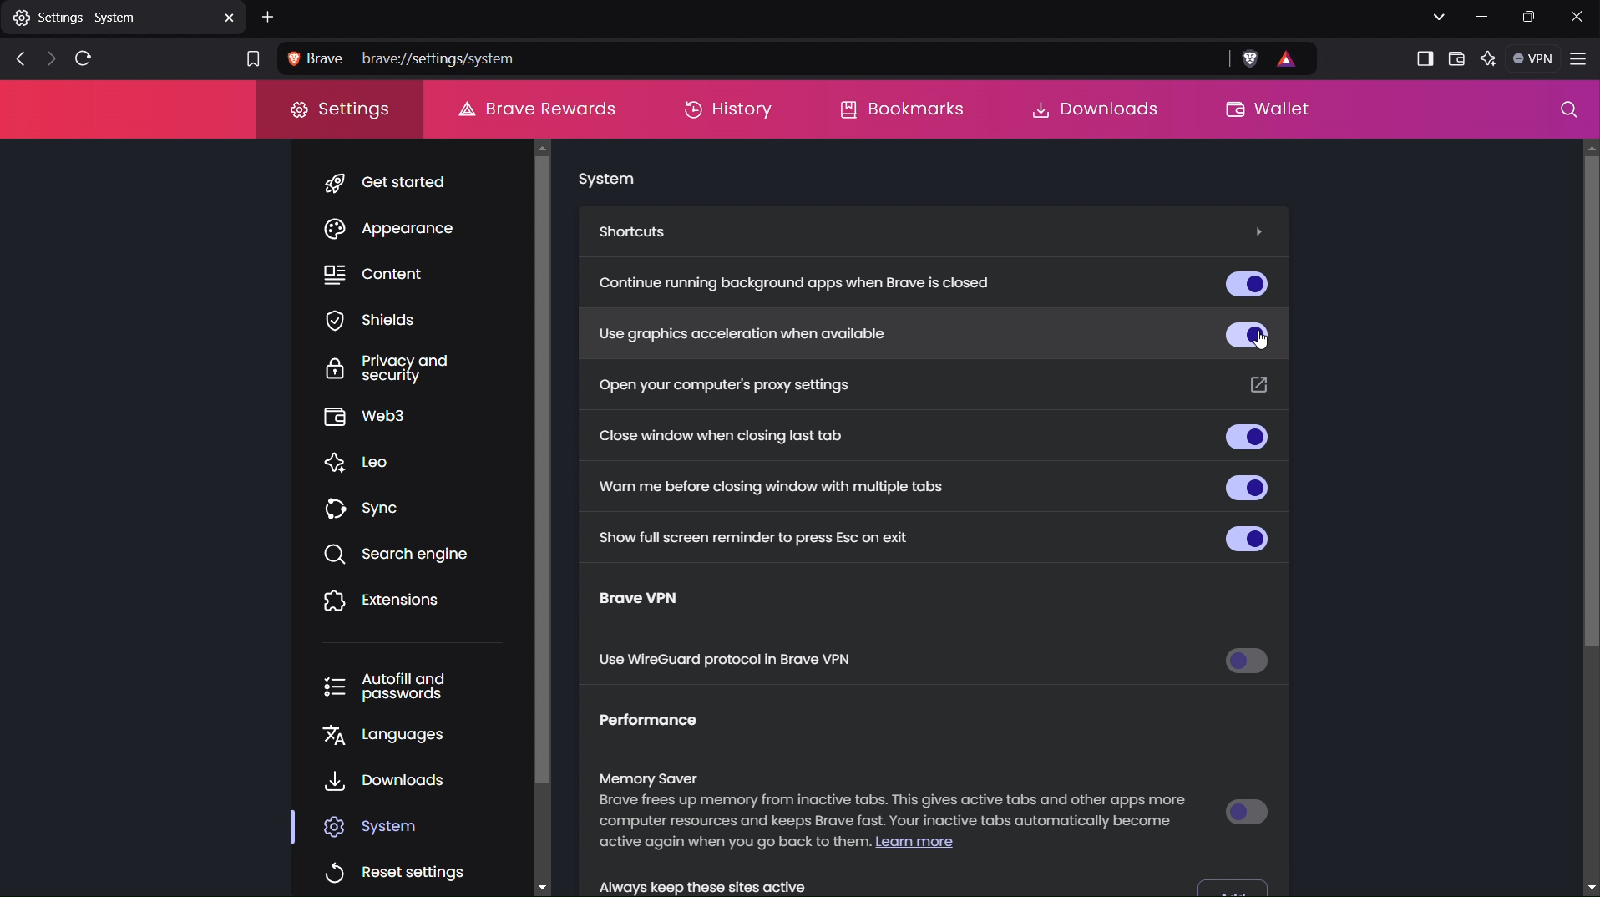  What do you see at coordinates (1569, 113) in the screenshot?
I see `Search` at bounding box center [1569, 113].